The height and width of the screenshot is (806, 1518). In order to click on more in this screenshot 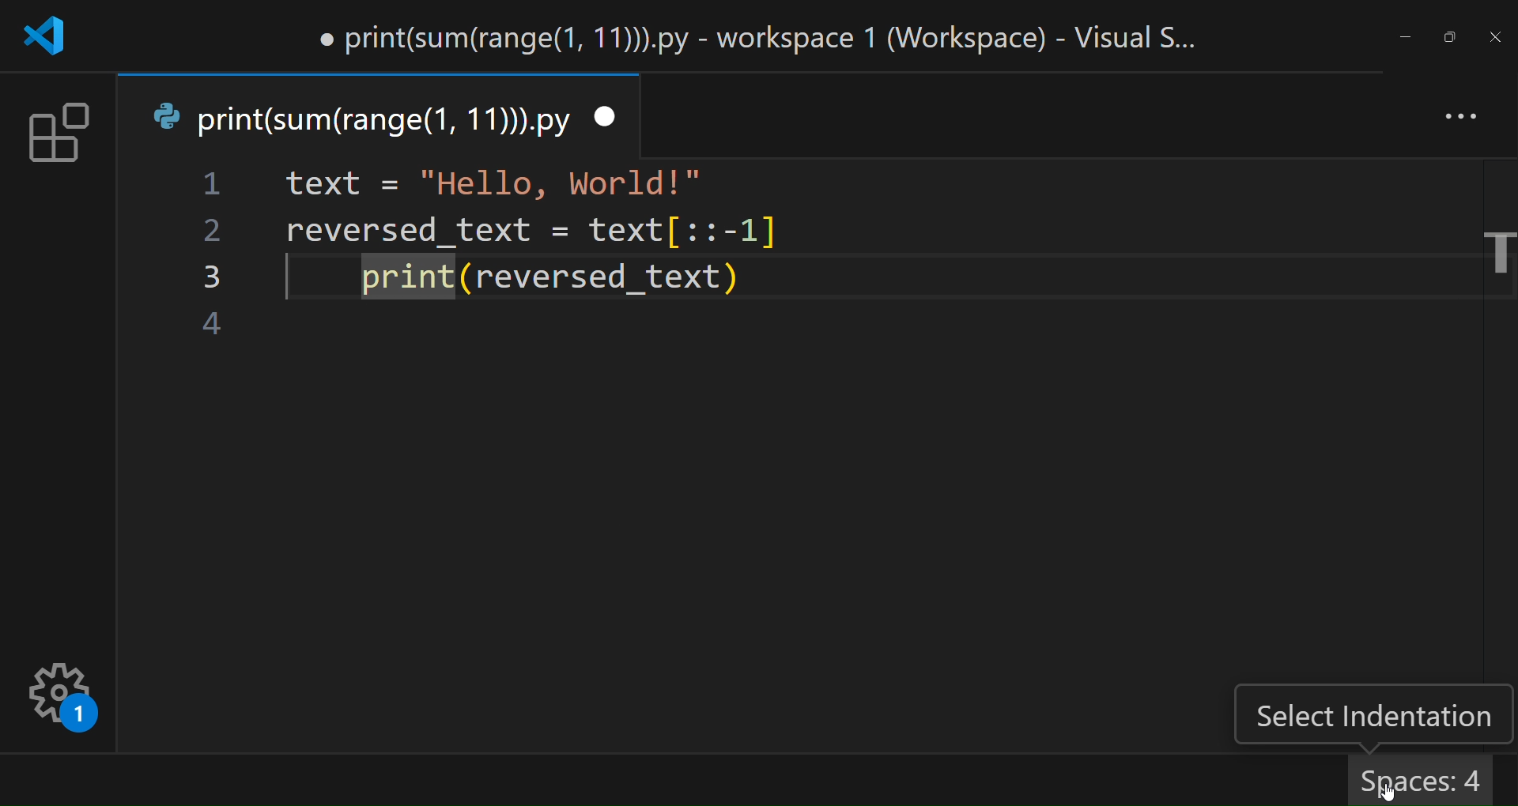, I will do `click(1457, 120)`.